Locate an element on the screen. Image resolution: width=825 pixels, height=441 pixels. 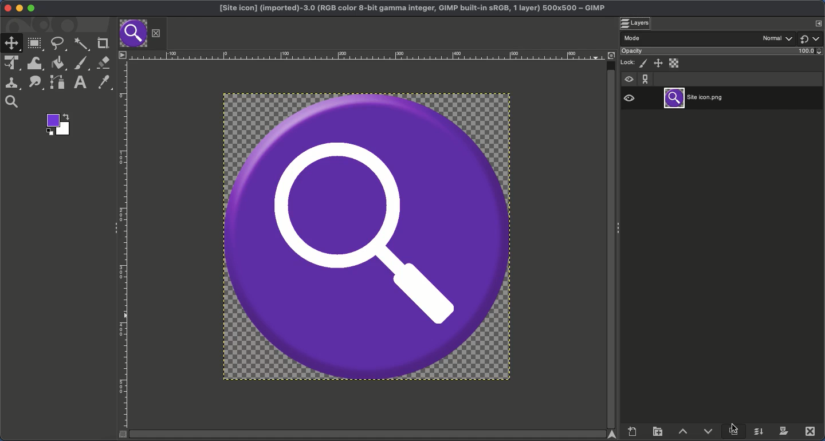
Color picker is located at coordinates (105, 82).